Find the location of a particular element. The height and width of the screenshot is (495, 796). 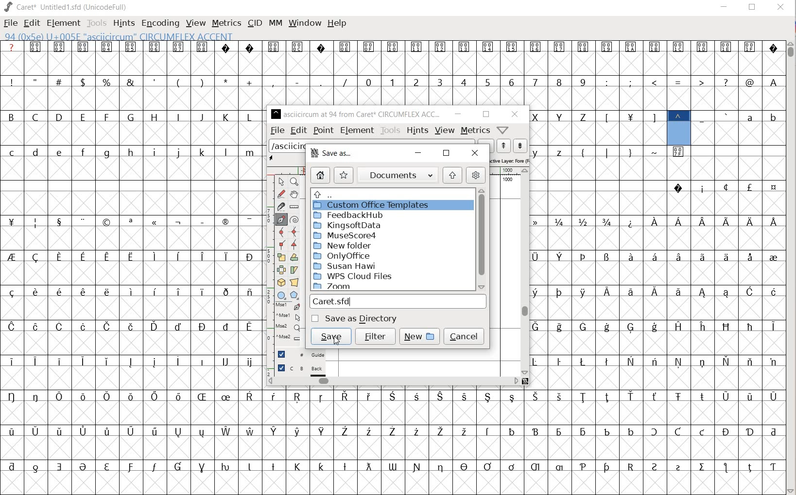

CID is located at coordinates (254, 23).